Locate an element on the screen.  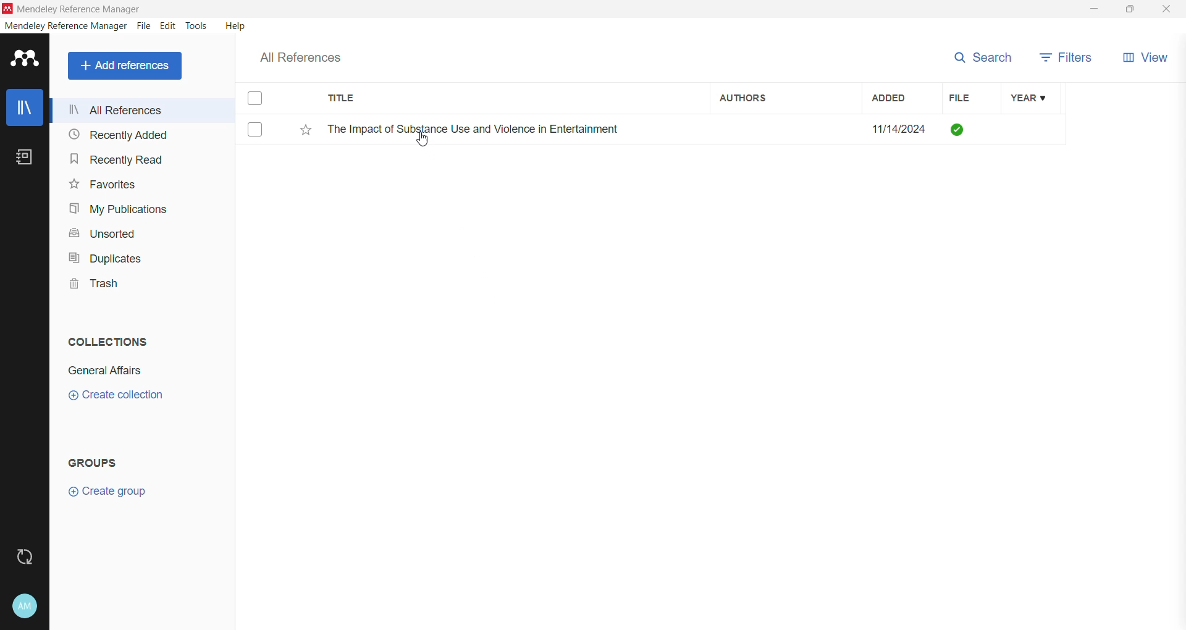
Authors is located at coordinates (785, 97).